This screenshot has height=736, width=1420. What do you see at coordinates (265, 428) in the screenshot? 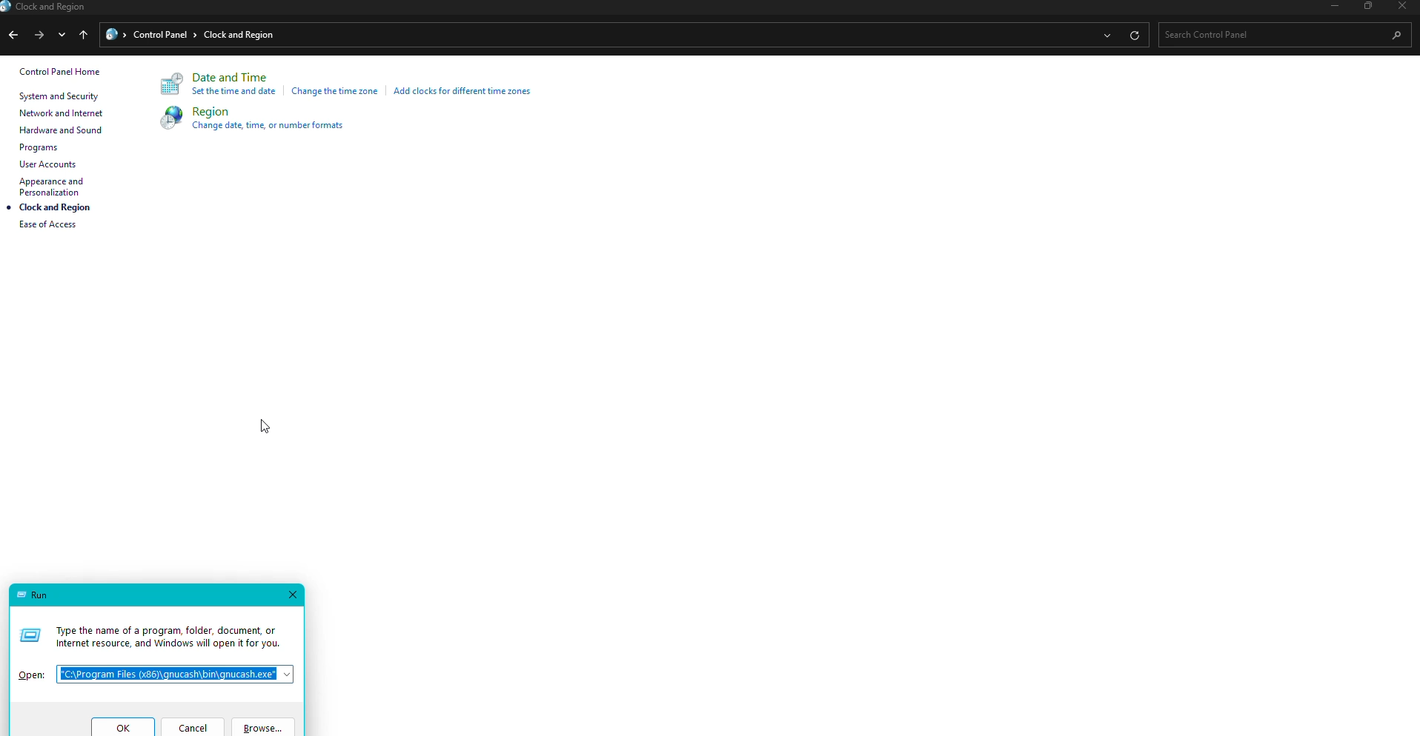
I see `cursor` at bounding box center [265, 428].